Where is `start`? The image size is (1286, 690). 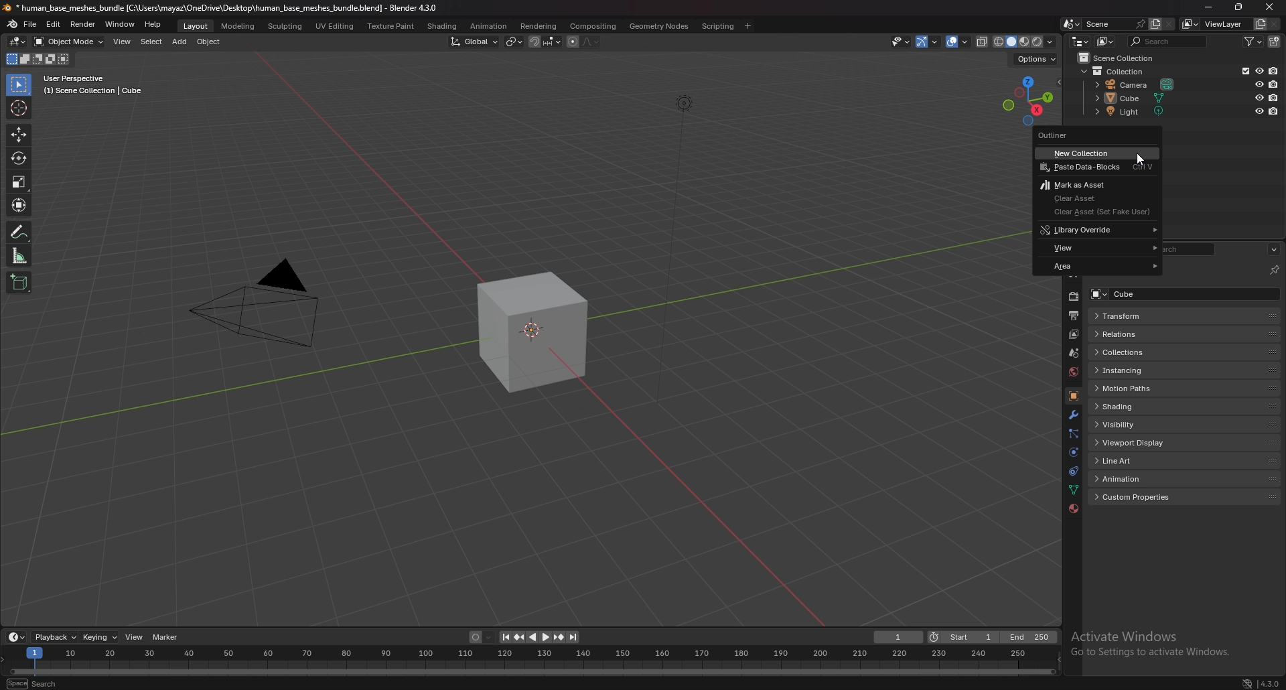 start is located at coordinates (962, 637).